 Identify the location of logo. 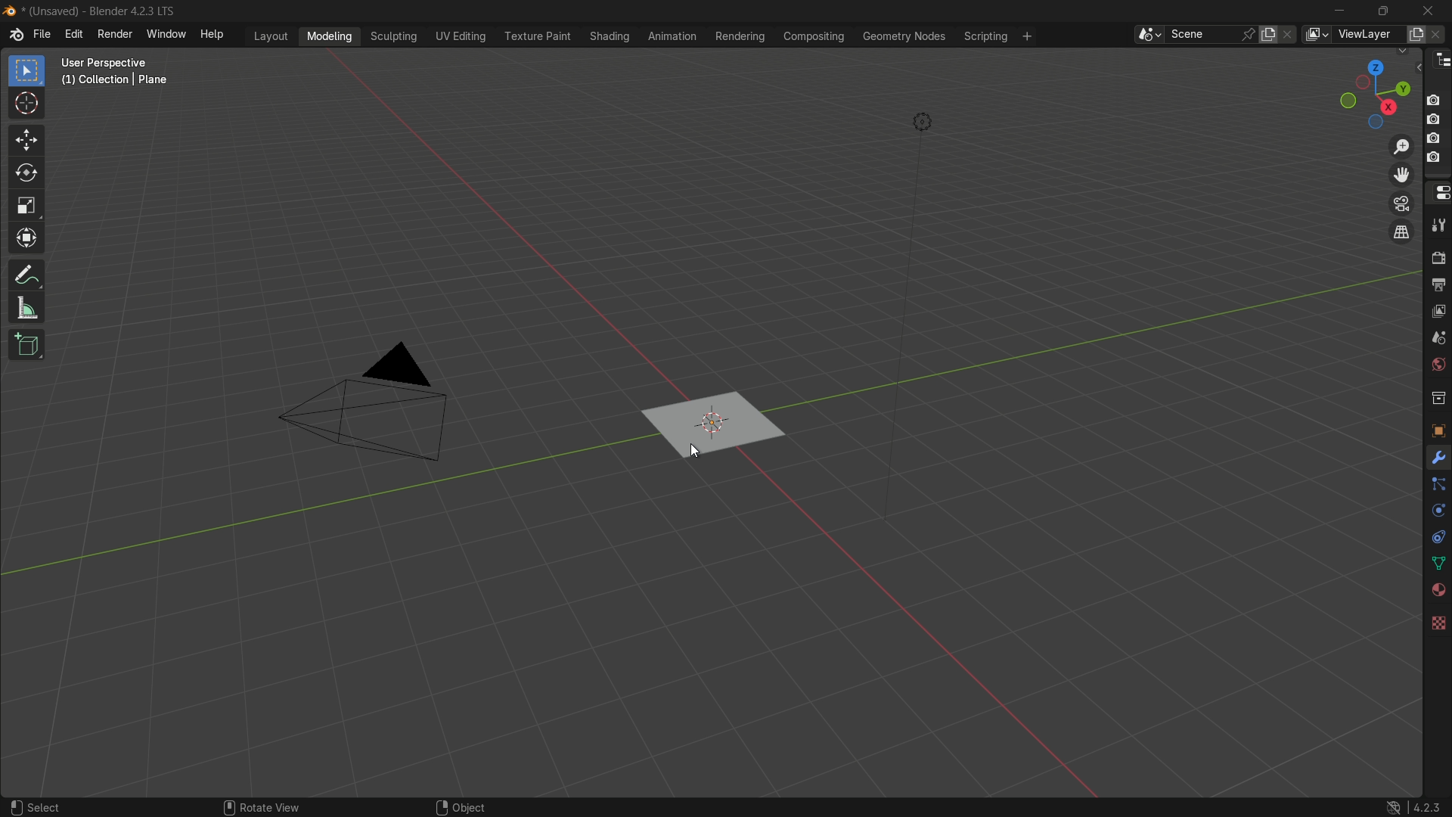
(14, 37).